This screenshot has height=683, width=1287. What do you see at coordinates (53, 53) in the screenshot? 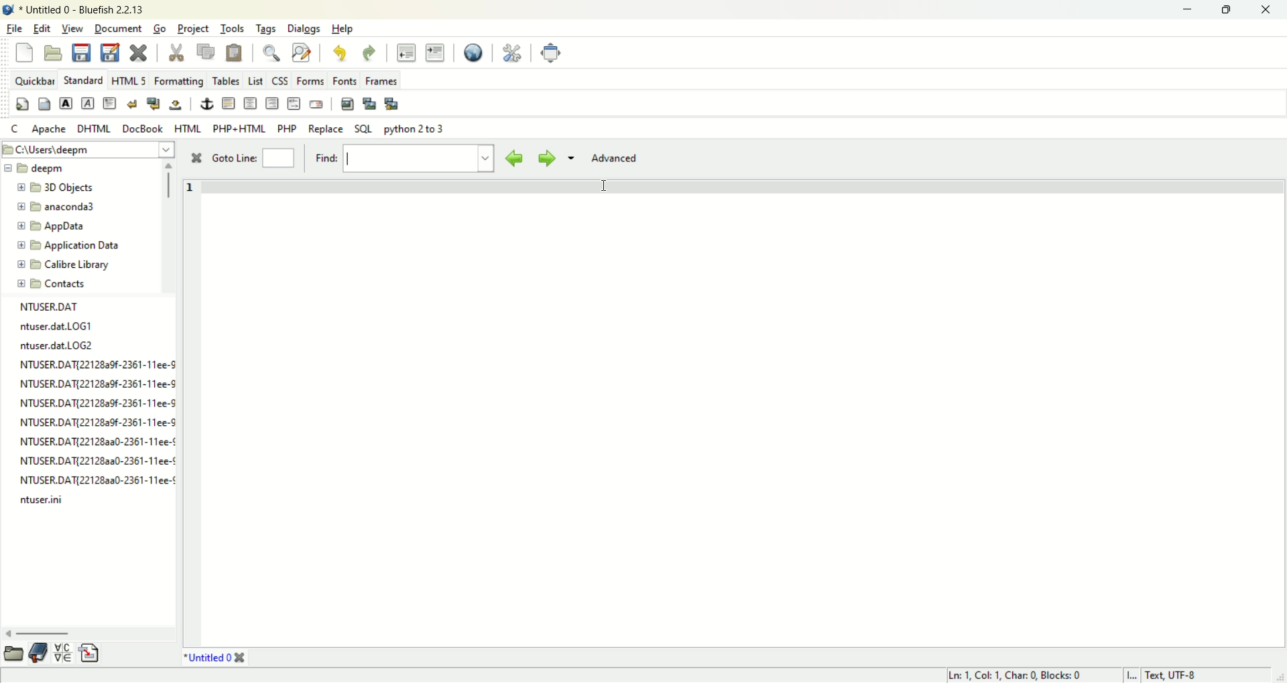
I see `open` at bounding box center [53, 53].